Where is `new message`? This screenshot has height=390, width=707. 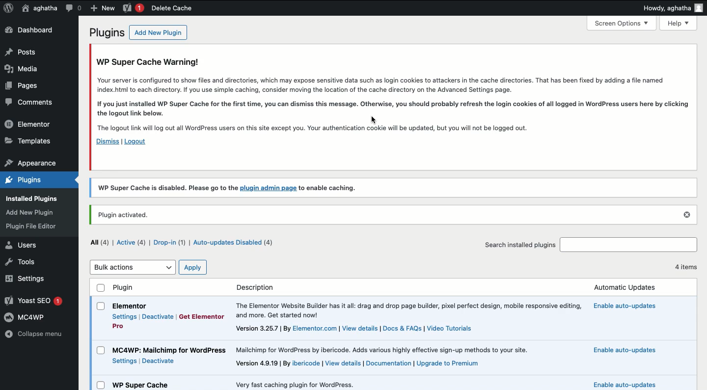
new message is located at coordinates (132, 8).